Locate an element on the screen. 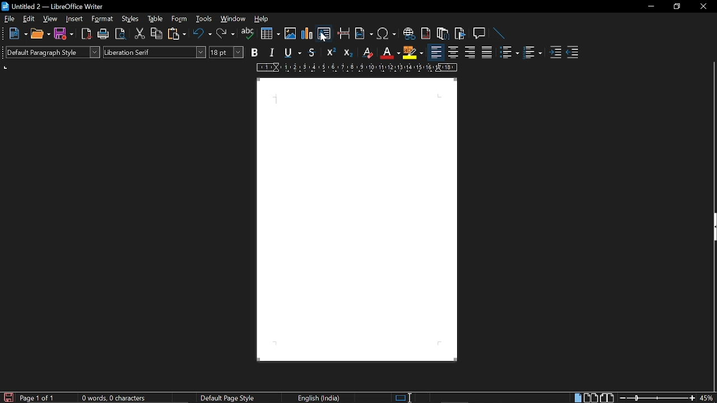 This screenshot has width=717, height=403. insert image is located at coordinates (290, 35).